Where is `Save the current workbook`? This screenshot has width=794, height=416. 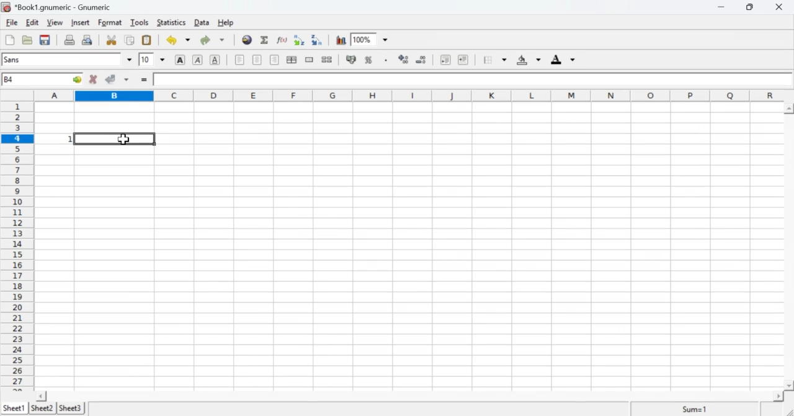
Save the current workbook is located at coordinates (46, 40).